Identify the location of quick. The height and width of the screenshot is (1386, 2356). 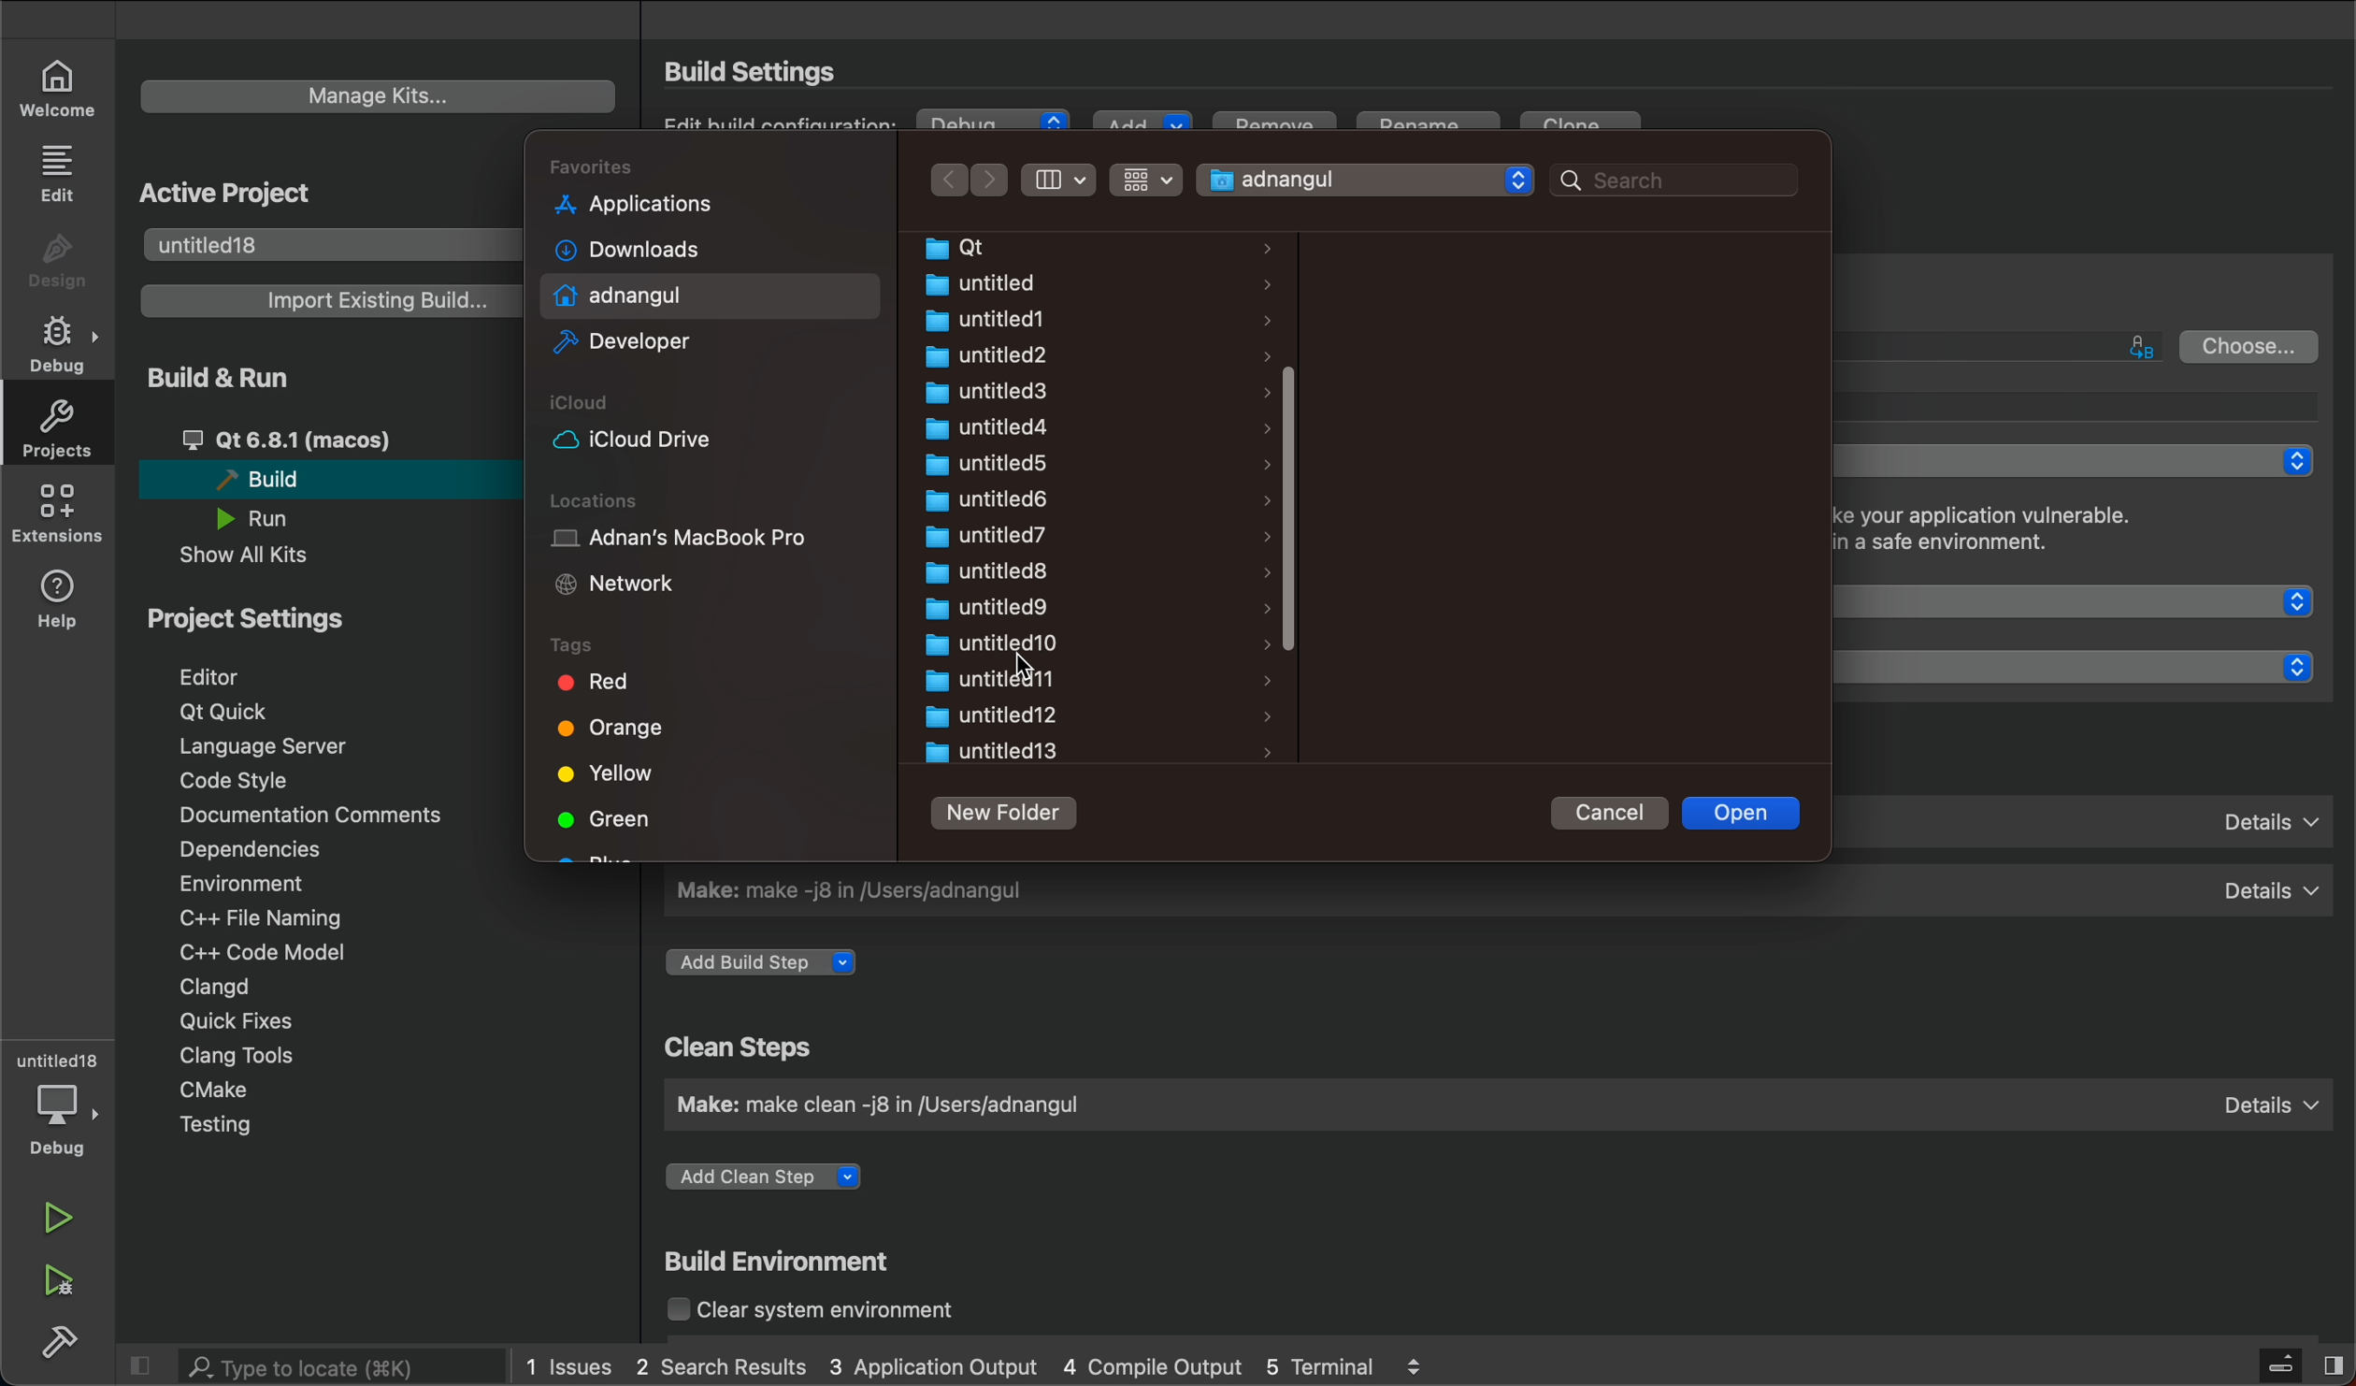
(225, 1022).